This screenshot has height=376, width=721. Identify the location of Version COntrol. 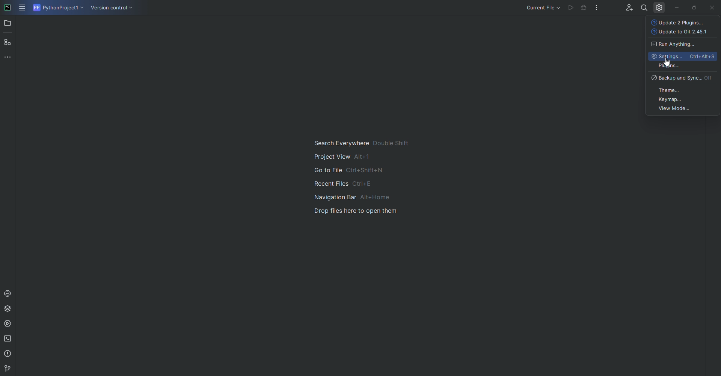
(113, 9).